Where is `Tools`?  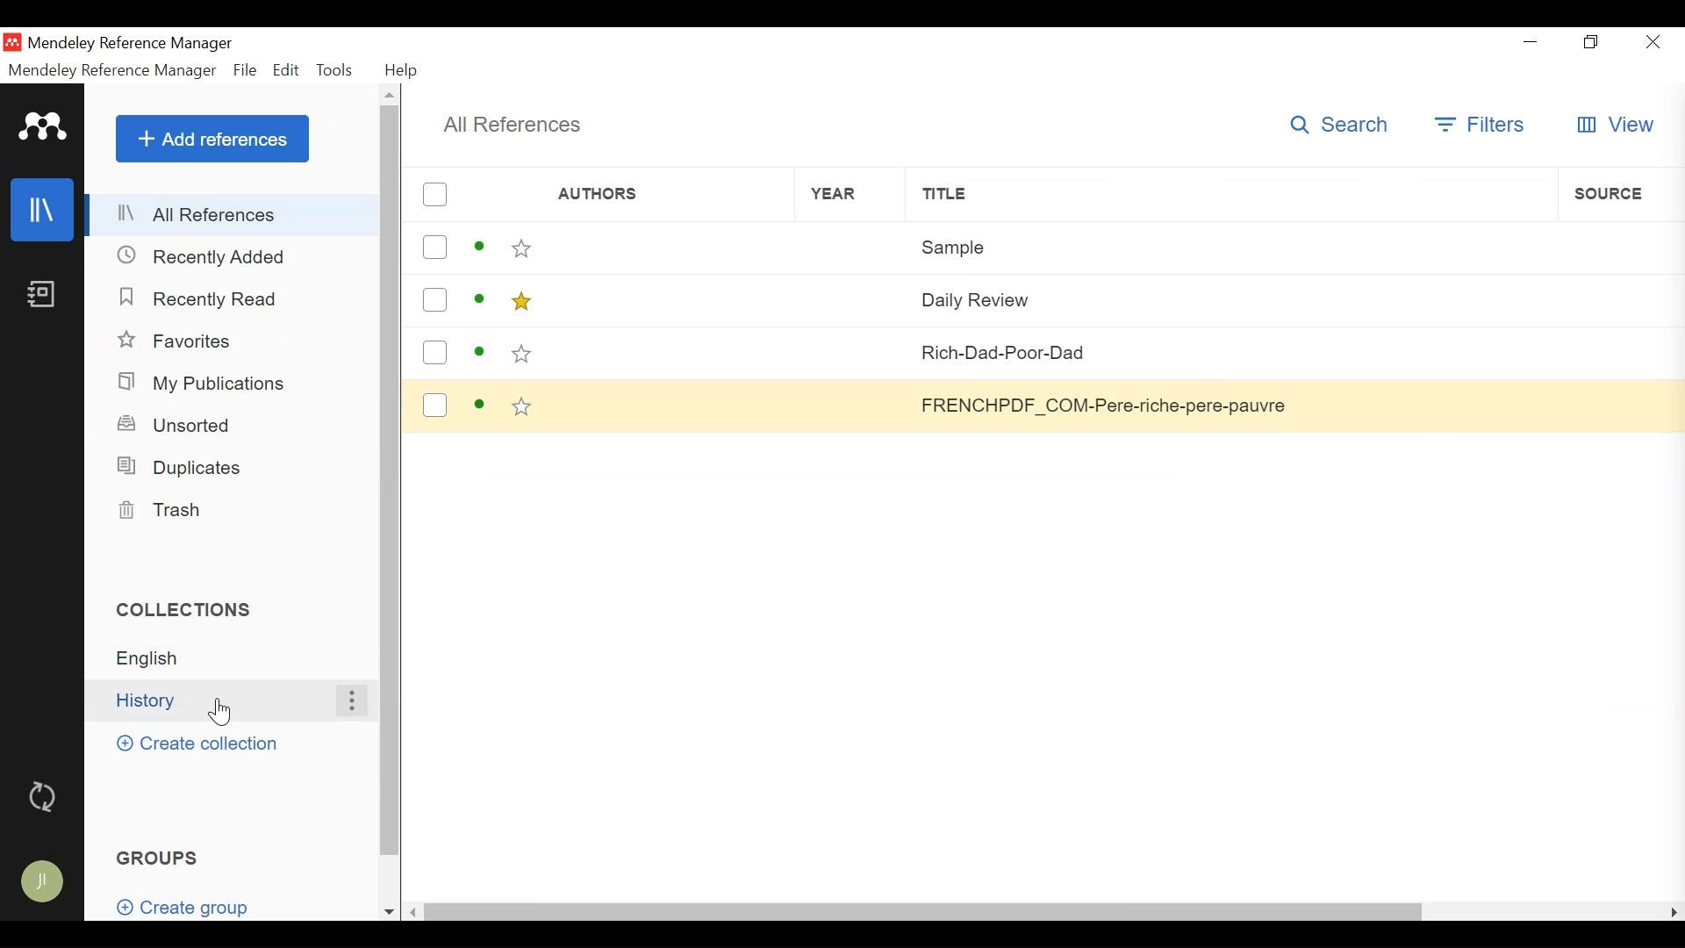 Tools is located at coordinates (338, 69).